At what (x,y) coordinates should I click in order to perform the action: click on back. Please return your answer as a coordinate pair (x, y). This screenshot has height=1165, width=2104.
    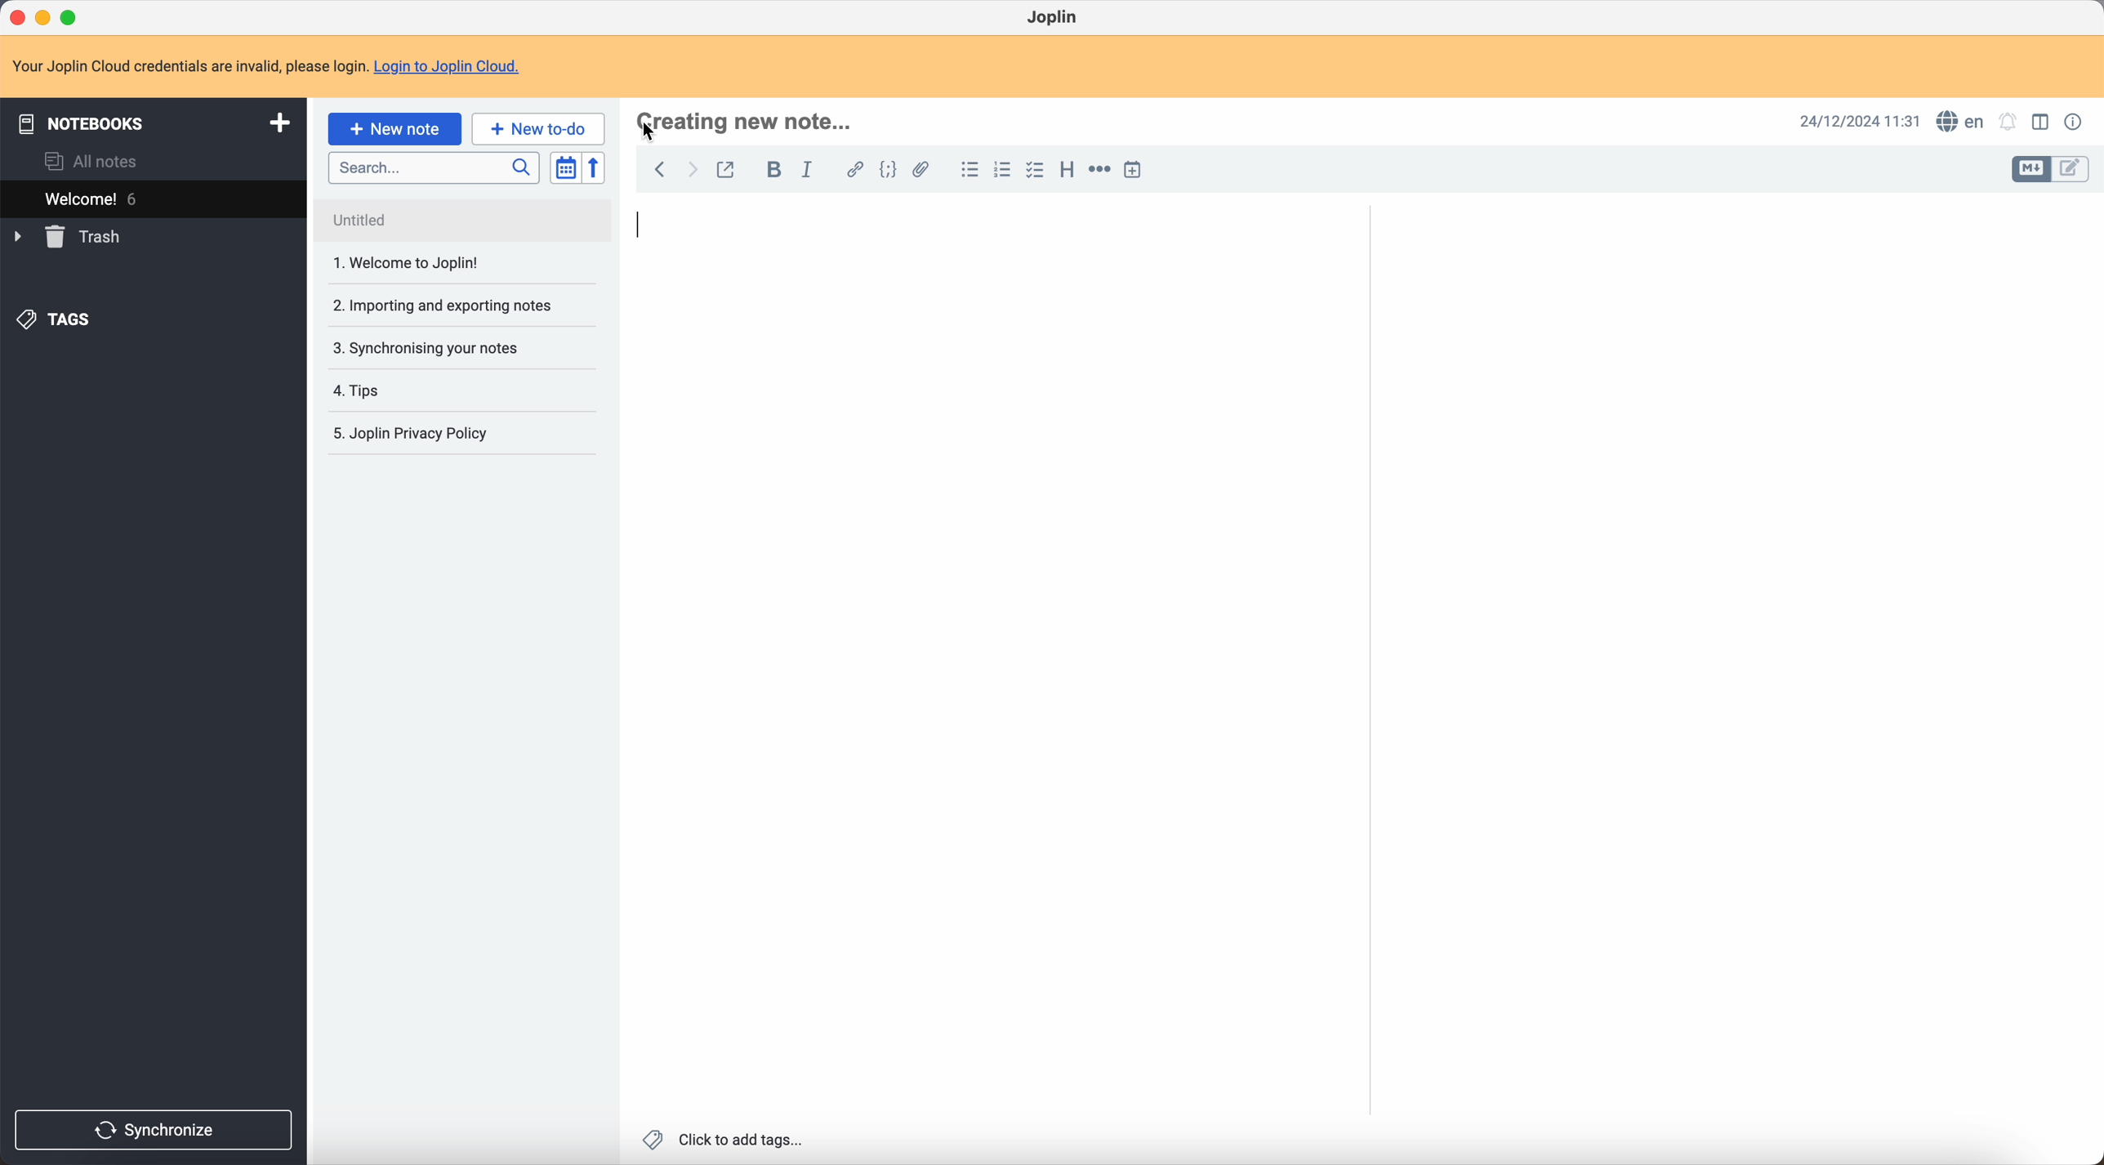
    Looking at the image, I should click on (659, 167).